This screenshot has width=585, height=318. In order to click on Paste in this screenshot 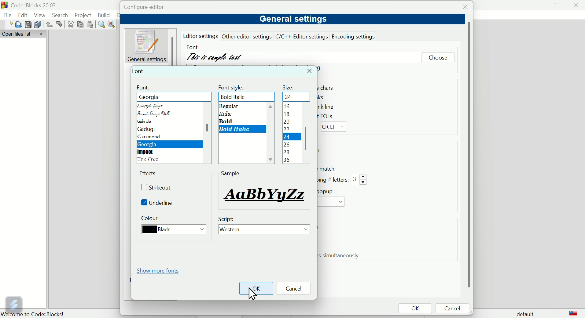, I will do `click(91, 25)`.